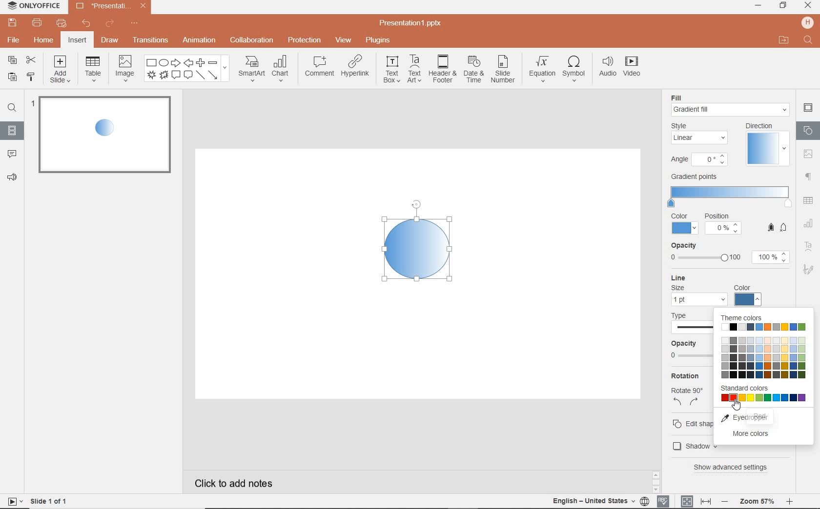 This screenshot has width=820, height=509. Describe the element at coordinates (737, 408) in the screenshot. I see `mouse pointer` at that location.